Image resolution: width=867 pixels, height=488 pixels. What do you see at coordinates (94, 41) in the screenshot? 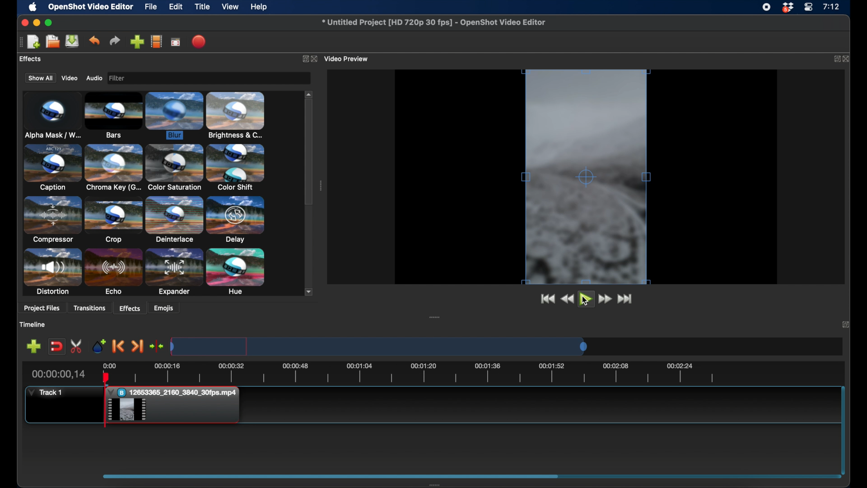
I see `undo` at bounding box center [94, 41].